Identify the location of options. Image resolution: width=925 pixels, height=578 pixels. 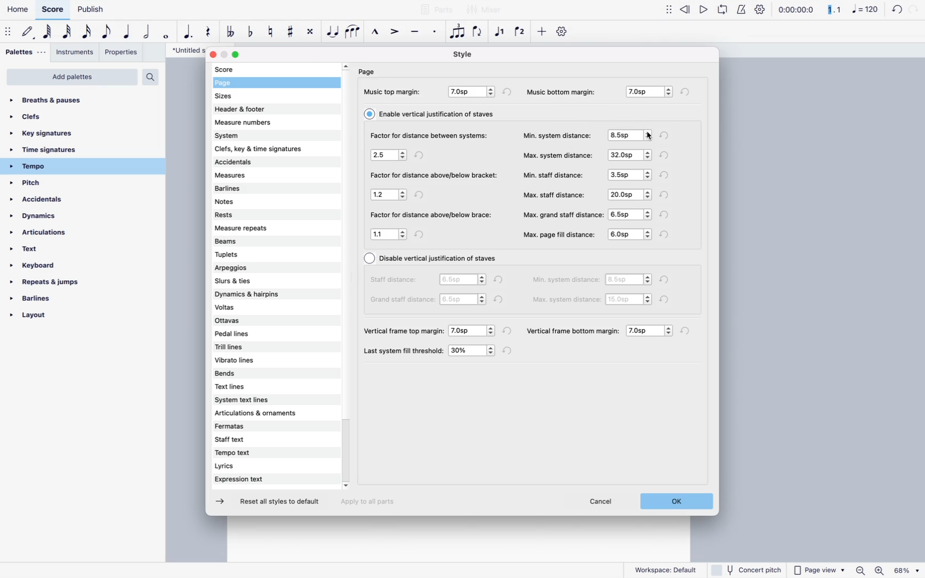
(632, 214).